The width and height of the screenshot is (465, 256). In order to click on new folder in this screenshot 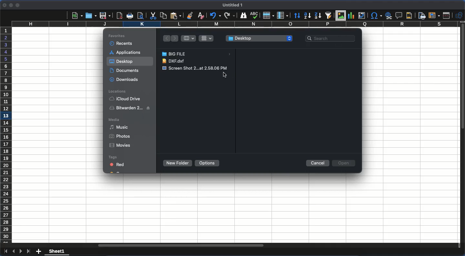, I will do `click(179, 163)`.